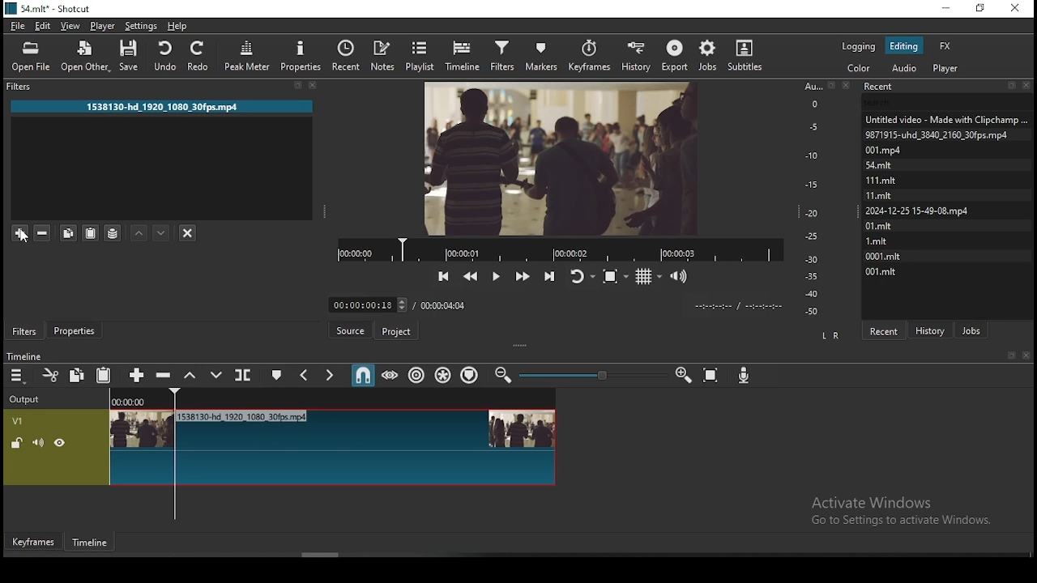 The height and width of the screenshot is (583, 1037). Describe the element at coordinates (390, 377) in the screenshot. I see `scrub while dragging` at that location.